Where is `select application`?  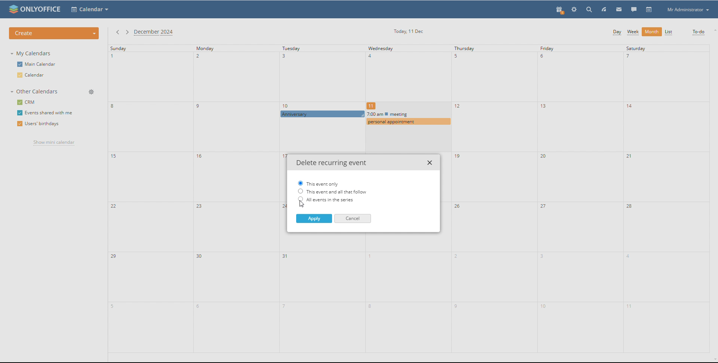
select application is located at coordinates (90, 10).